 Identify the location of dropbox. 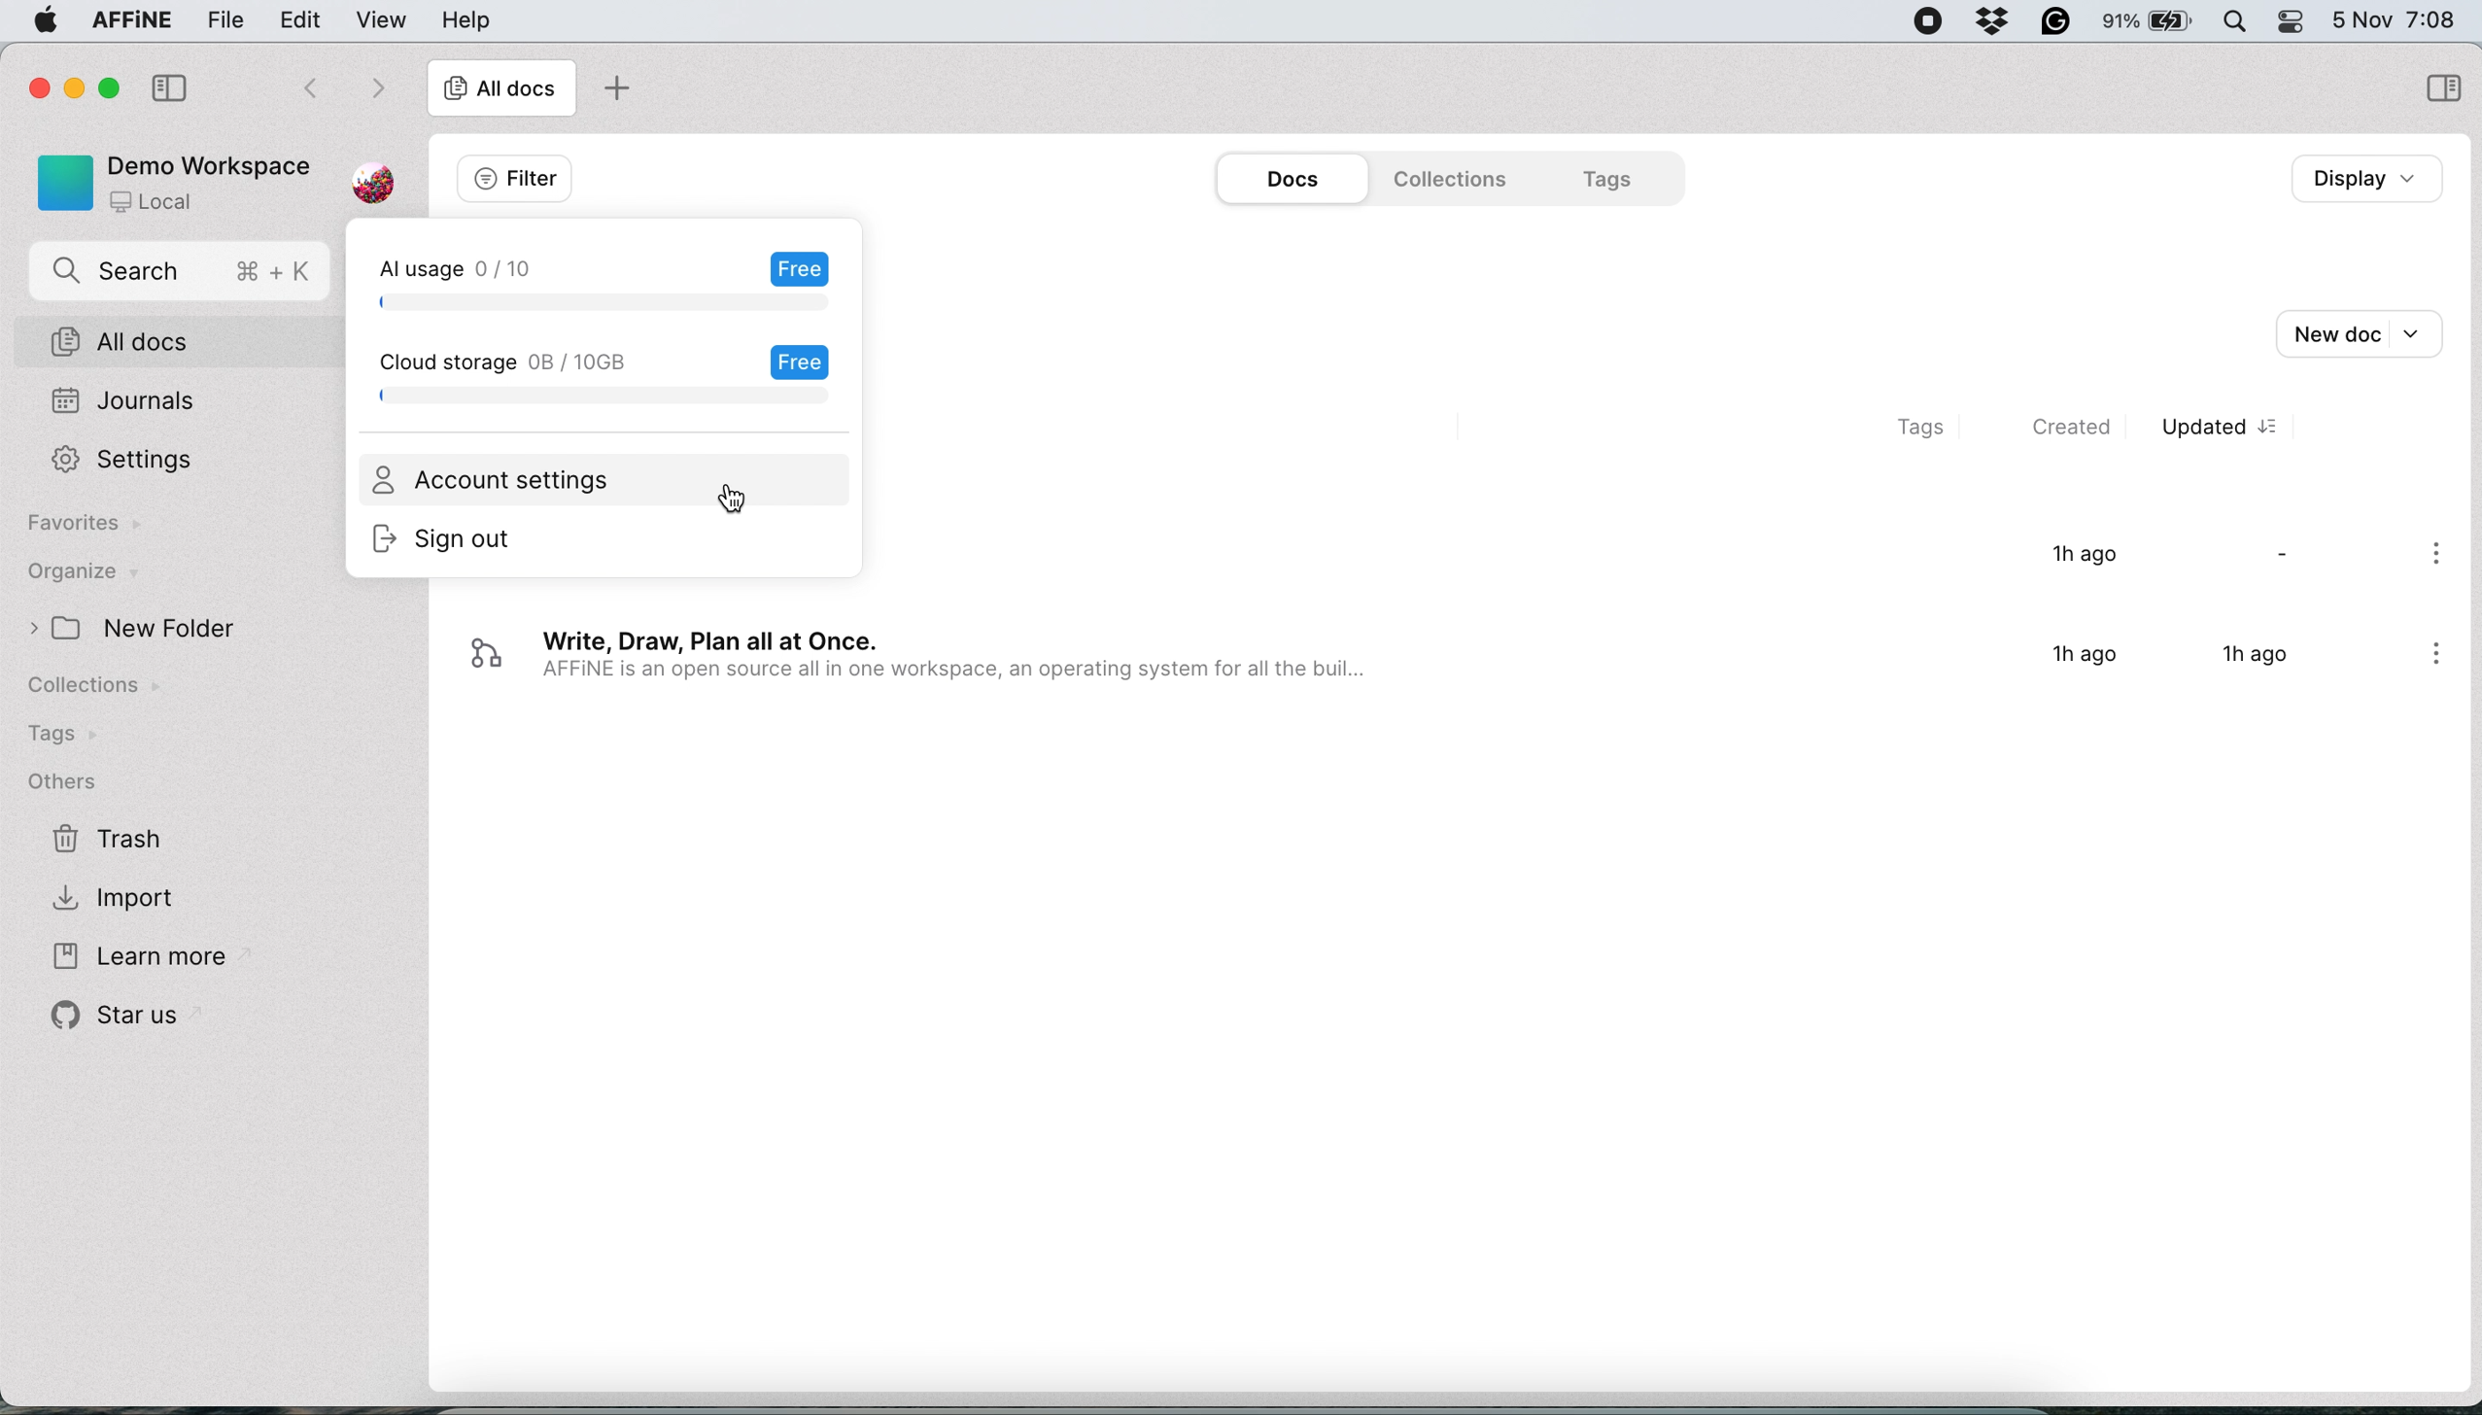
(1994, 24).